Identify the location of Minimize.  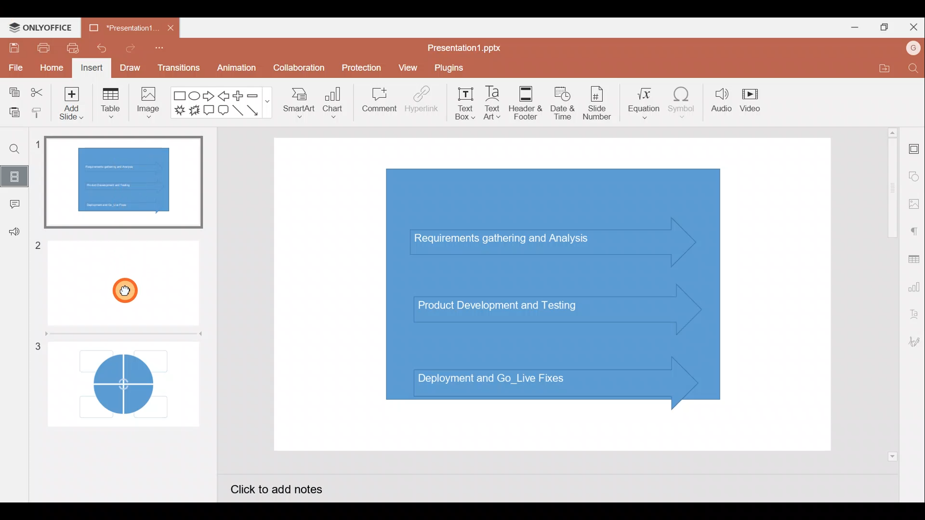
(852, 29).